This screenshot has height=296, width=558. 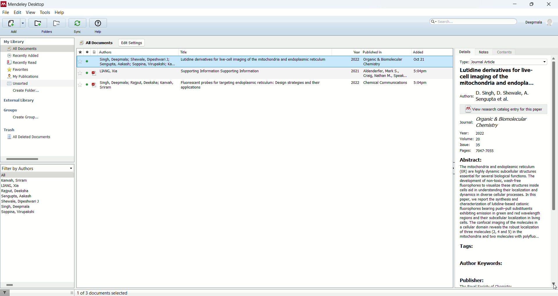 What do you see at coordinates (500, 122) in the screenshot?
I see `journal: organic & biomolecular chemistry` at bounding box center [500, 122].